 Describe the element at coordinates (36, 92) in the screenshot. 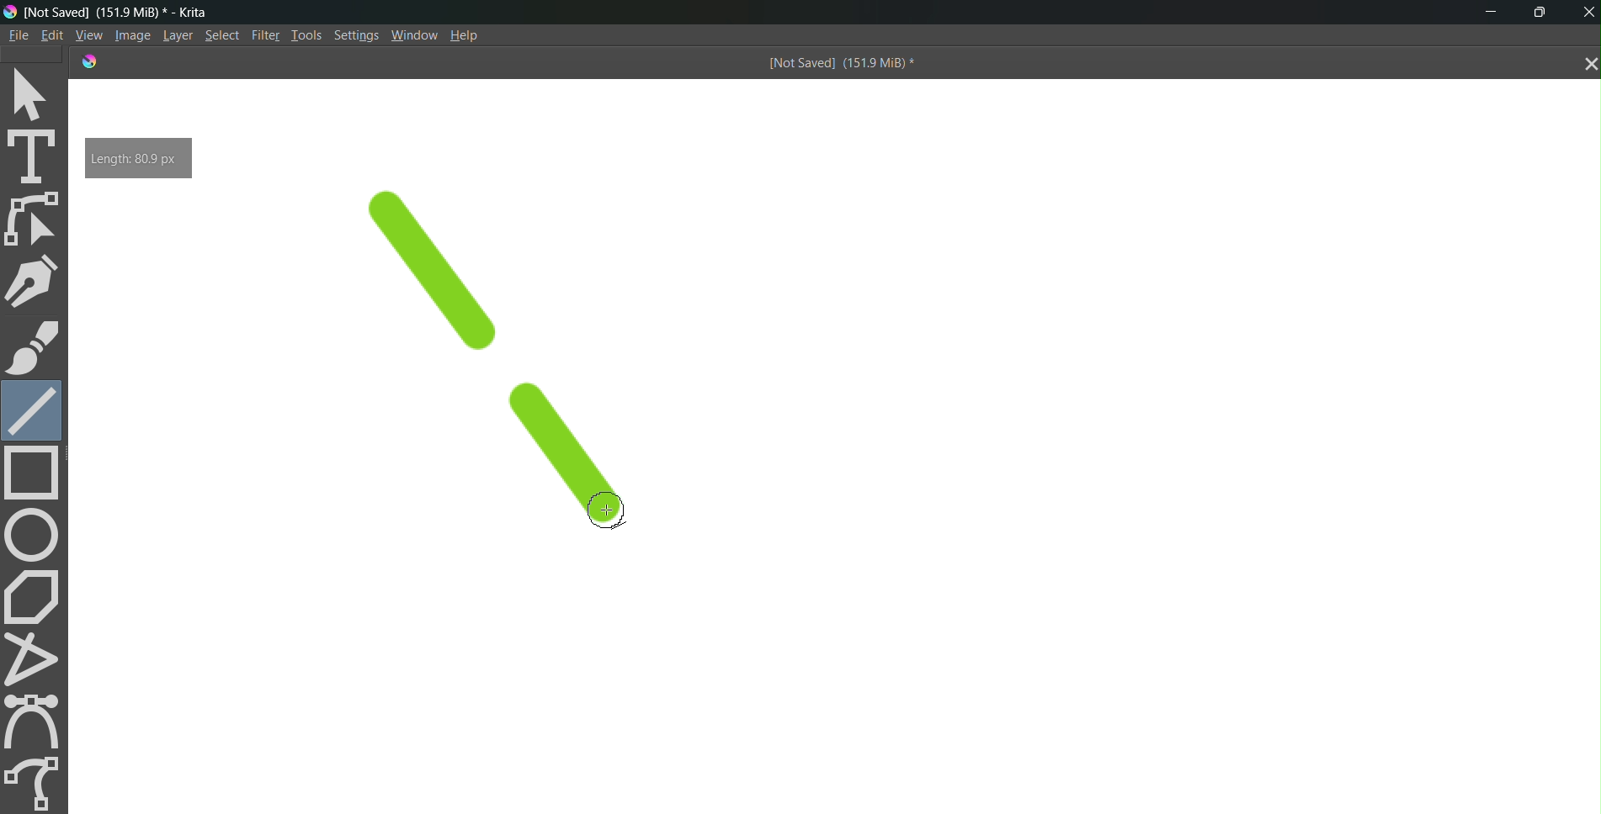

I see `select` at that location.